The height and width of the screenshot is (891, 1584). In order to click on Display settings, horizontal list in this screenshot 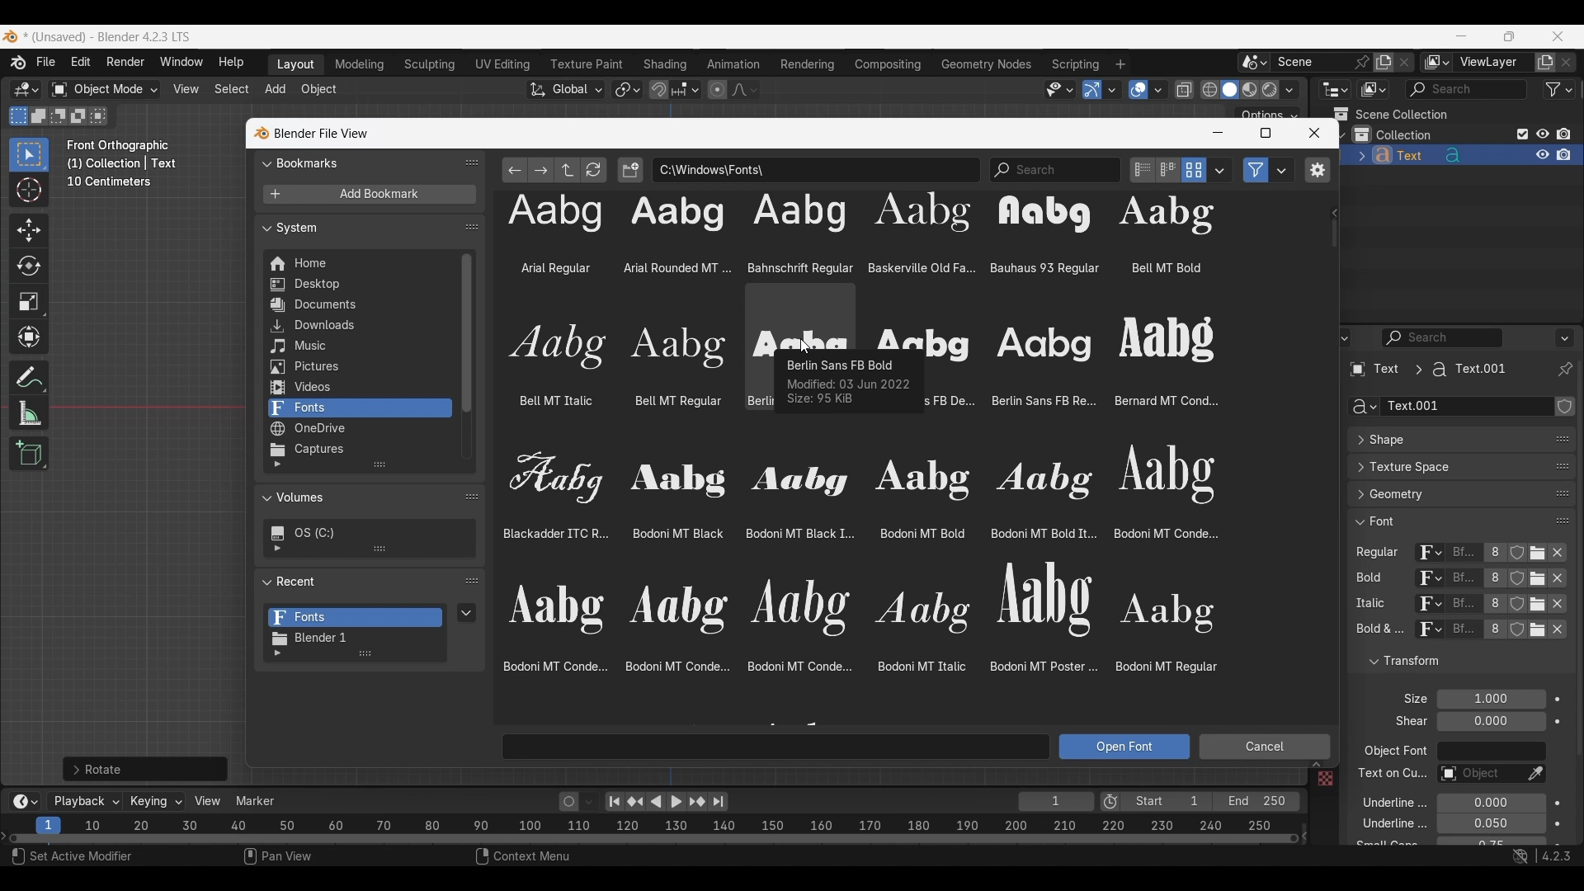, I will do `click(1168, 170)`.